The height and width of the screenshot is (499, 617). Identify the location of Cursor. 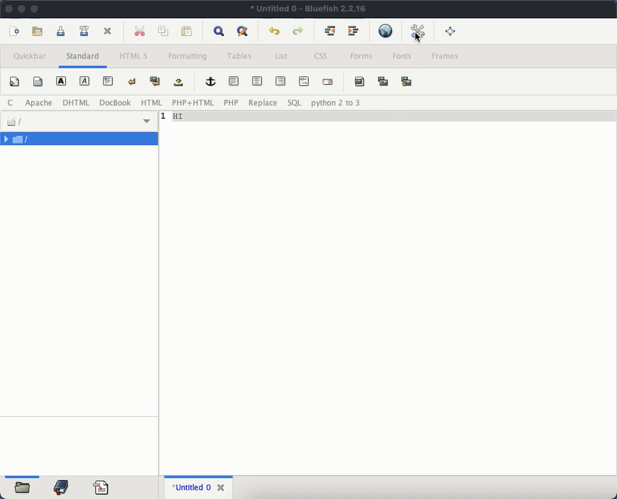
(418, 39).